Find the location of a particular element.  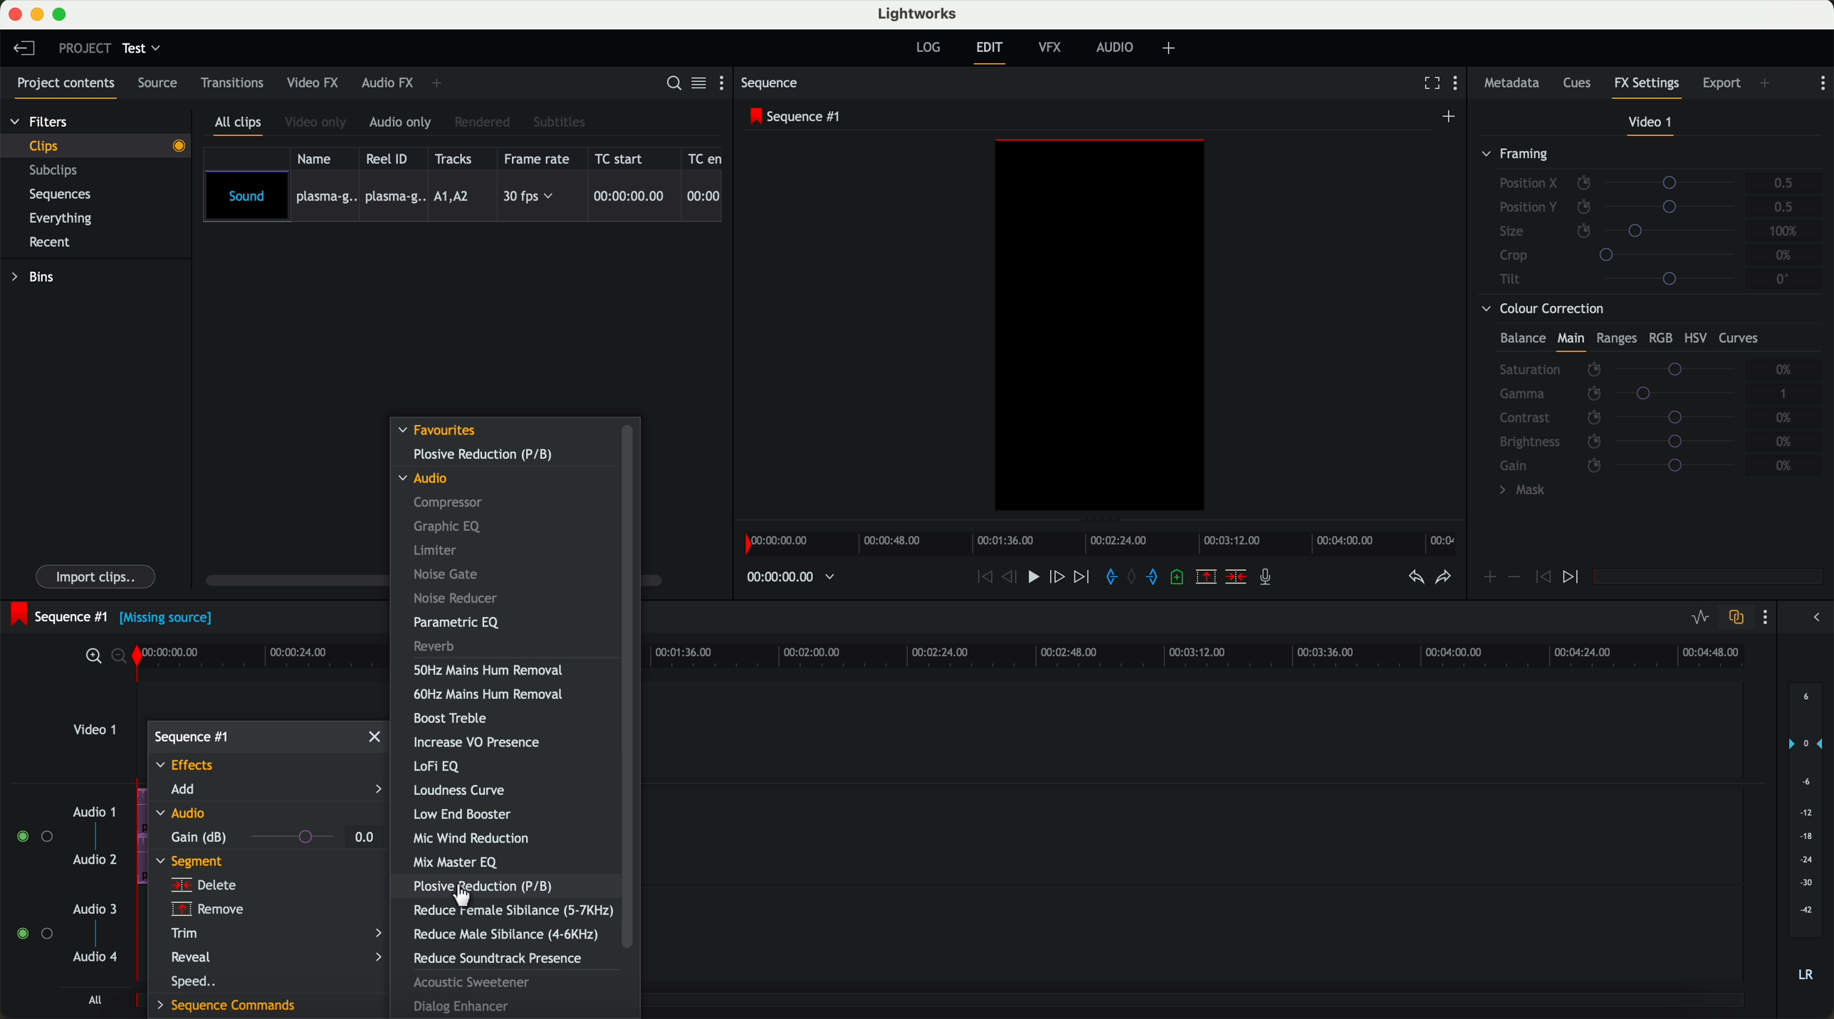

sequences is located at coordinates (65, 197).